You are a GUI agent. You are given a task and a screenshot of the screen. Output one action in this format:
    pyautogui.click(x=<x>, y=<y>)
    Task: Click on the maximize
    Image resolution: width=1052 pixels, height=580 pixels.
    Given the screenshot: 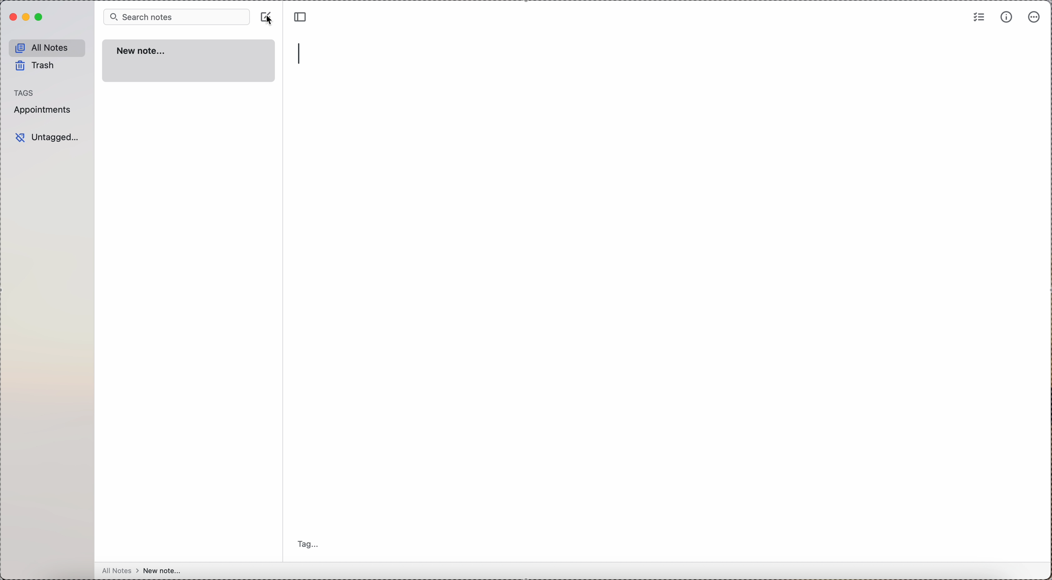 What is the action you would take?
    pyautogui.click(x=40, y=17)
    